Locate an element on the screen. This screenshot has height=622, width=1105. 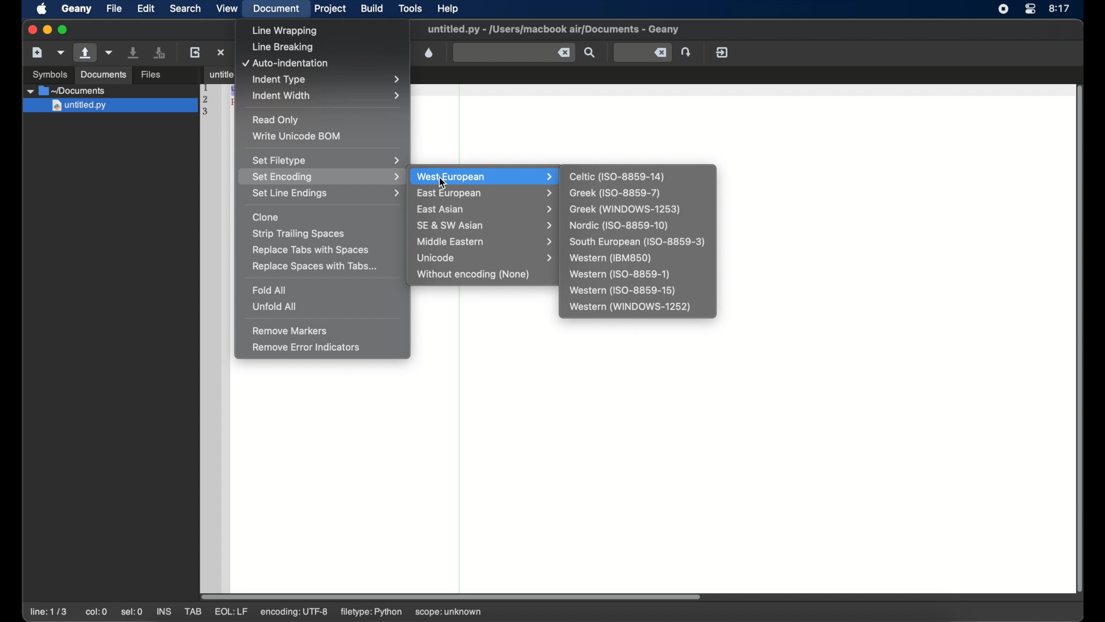
project is located at coordinates (330, 9).